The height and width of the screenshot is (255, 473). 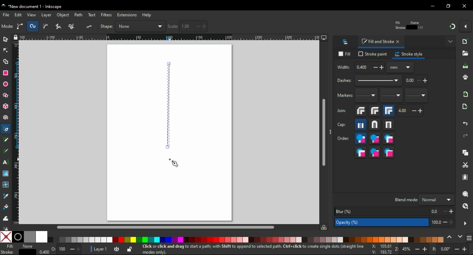 I want to click on color tone pallete, so click(x=149, y=240).